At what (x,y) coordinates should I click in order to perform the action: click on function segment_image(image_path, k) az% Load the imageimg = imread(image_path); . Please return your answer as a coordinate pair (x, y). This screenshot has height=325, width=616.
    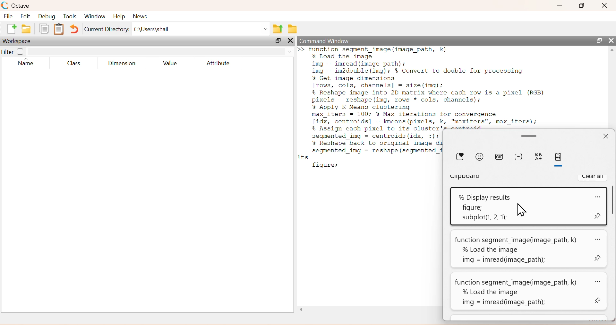
    Looking at the image, I should click on (531, 292).